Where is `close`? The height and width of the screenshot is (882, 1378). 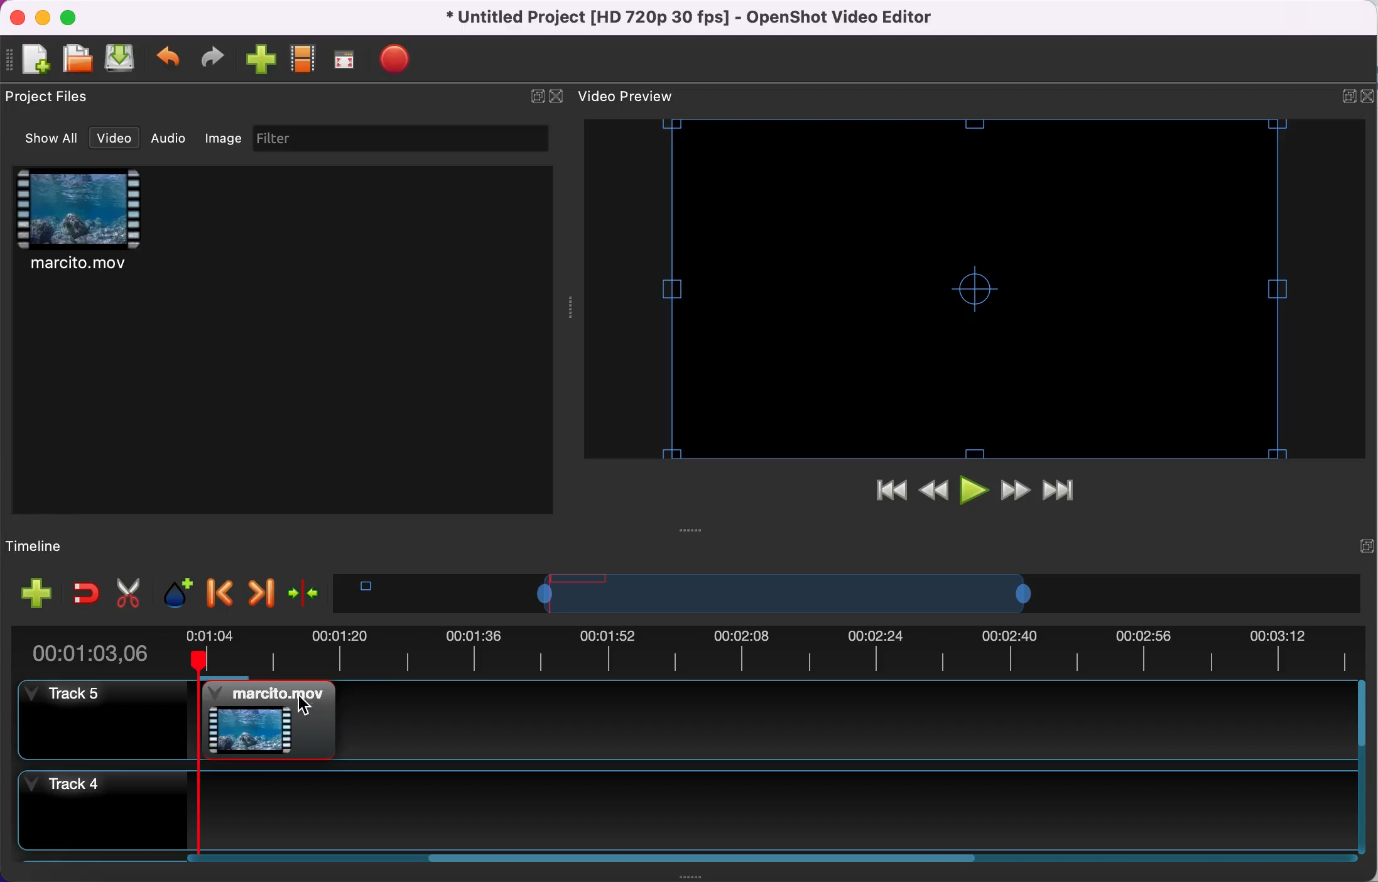
close is located at coordinates (559, 97).